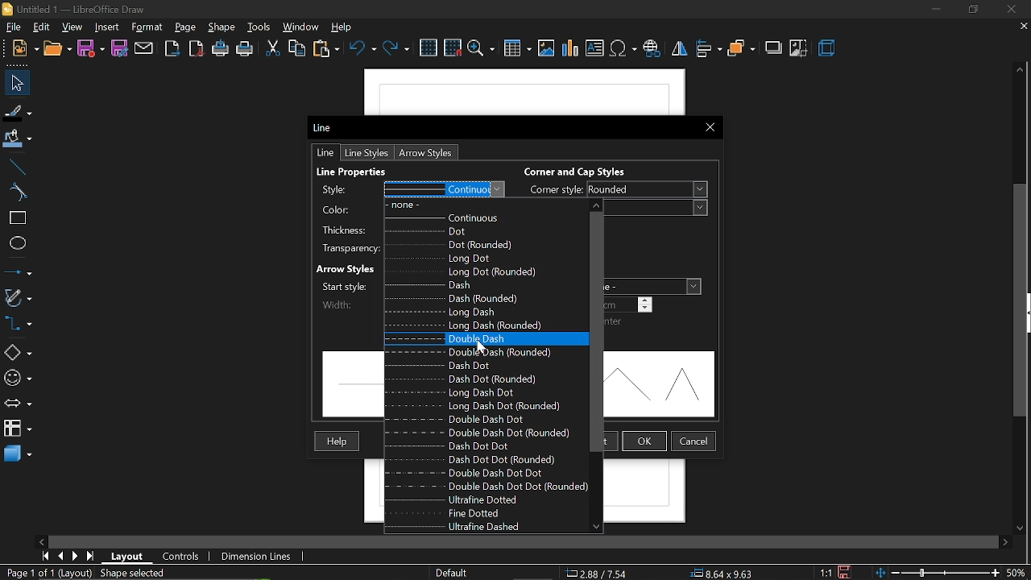 Image resolution: width=1031 pixels, height=580 pixels. Describe the element at coordinates (327, 128) in the screenshot. I see `Line` at that location.